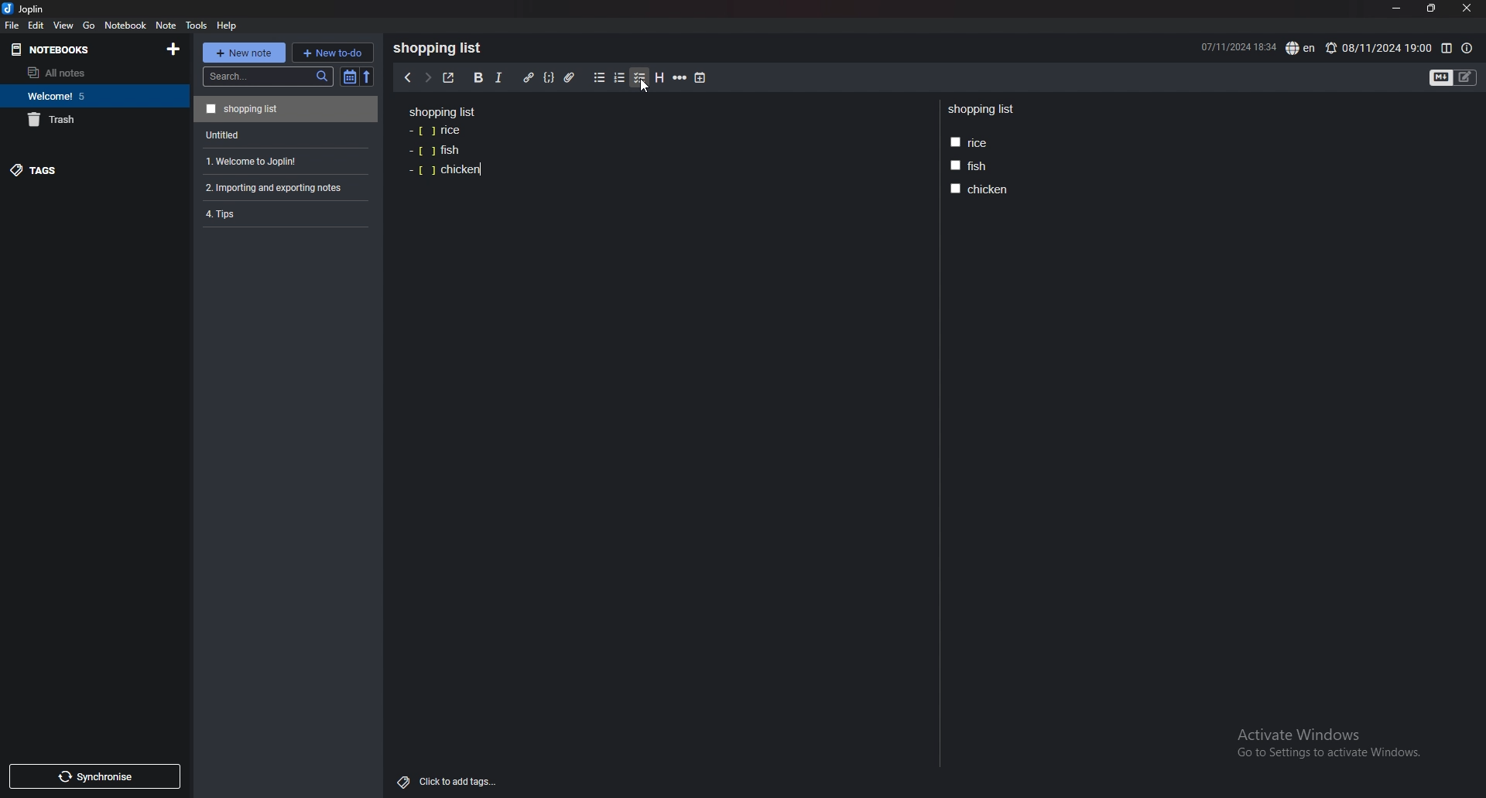  Describe the element at coordinates (599, 78) in the screenshot. I see `bullet list` at that location.